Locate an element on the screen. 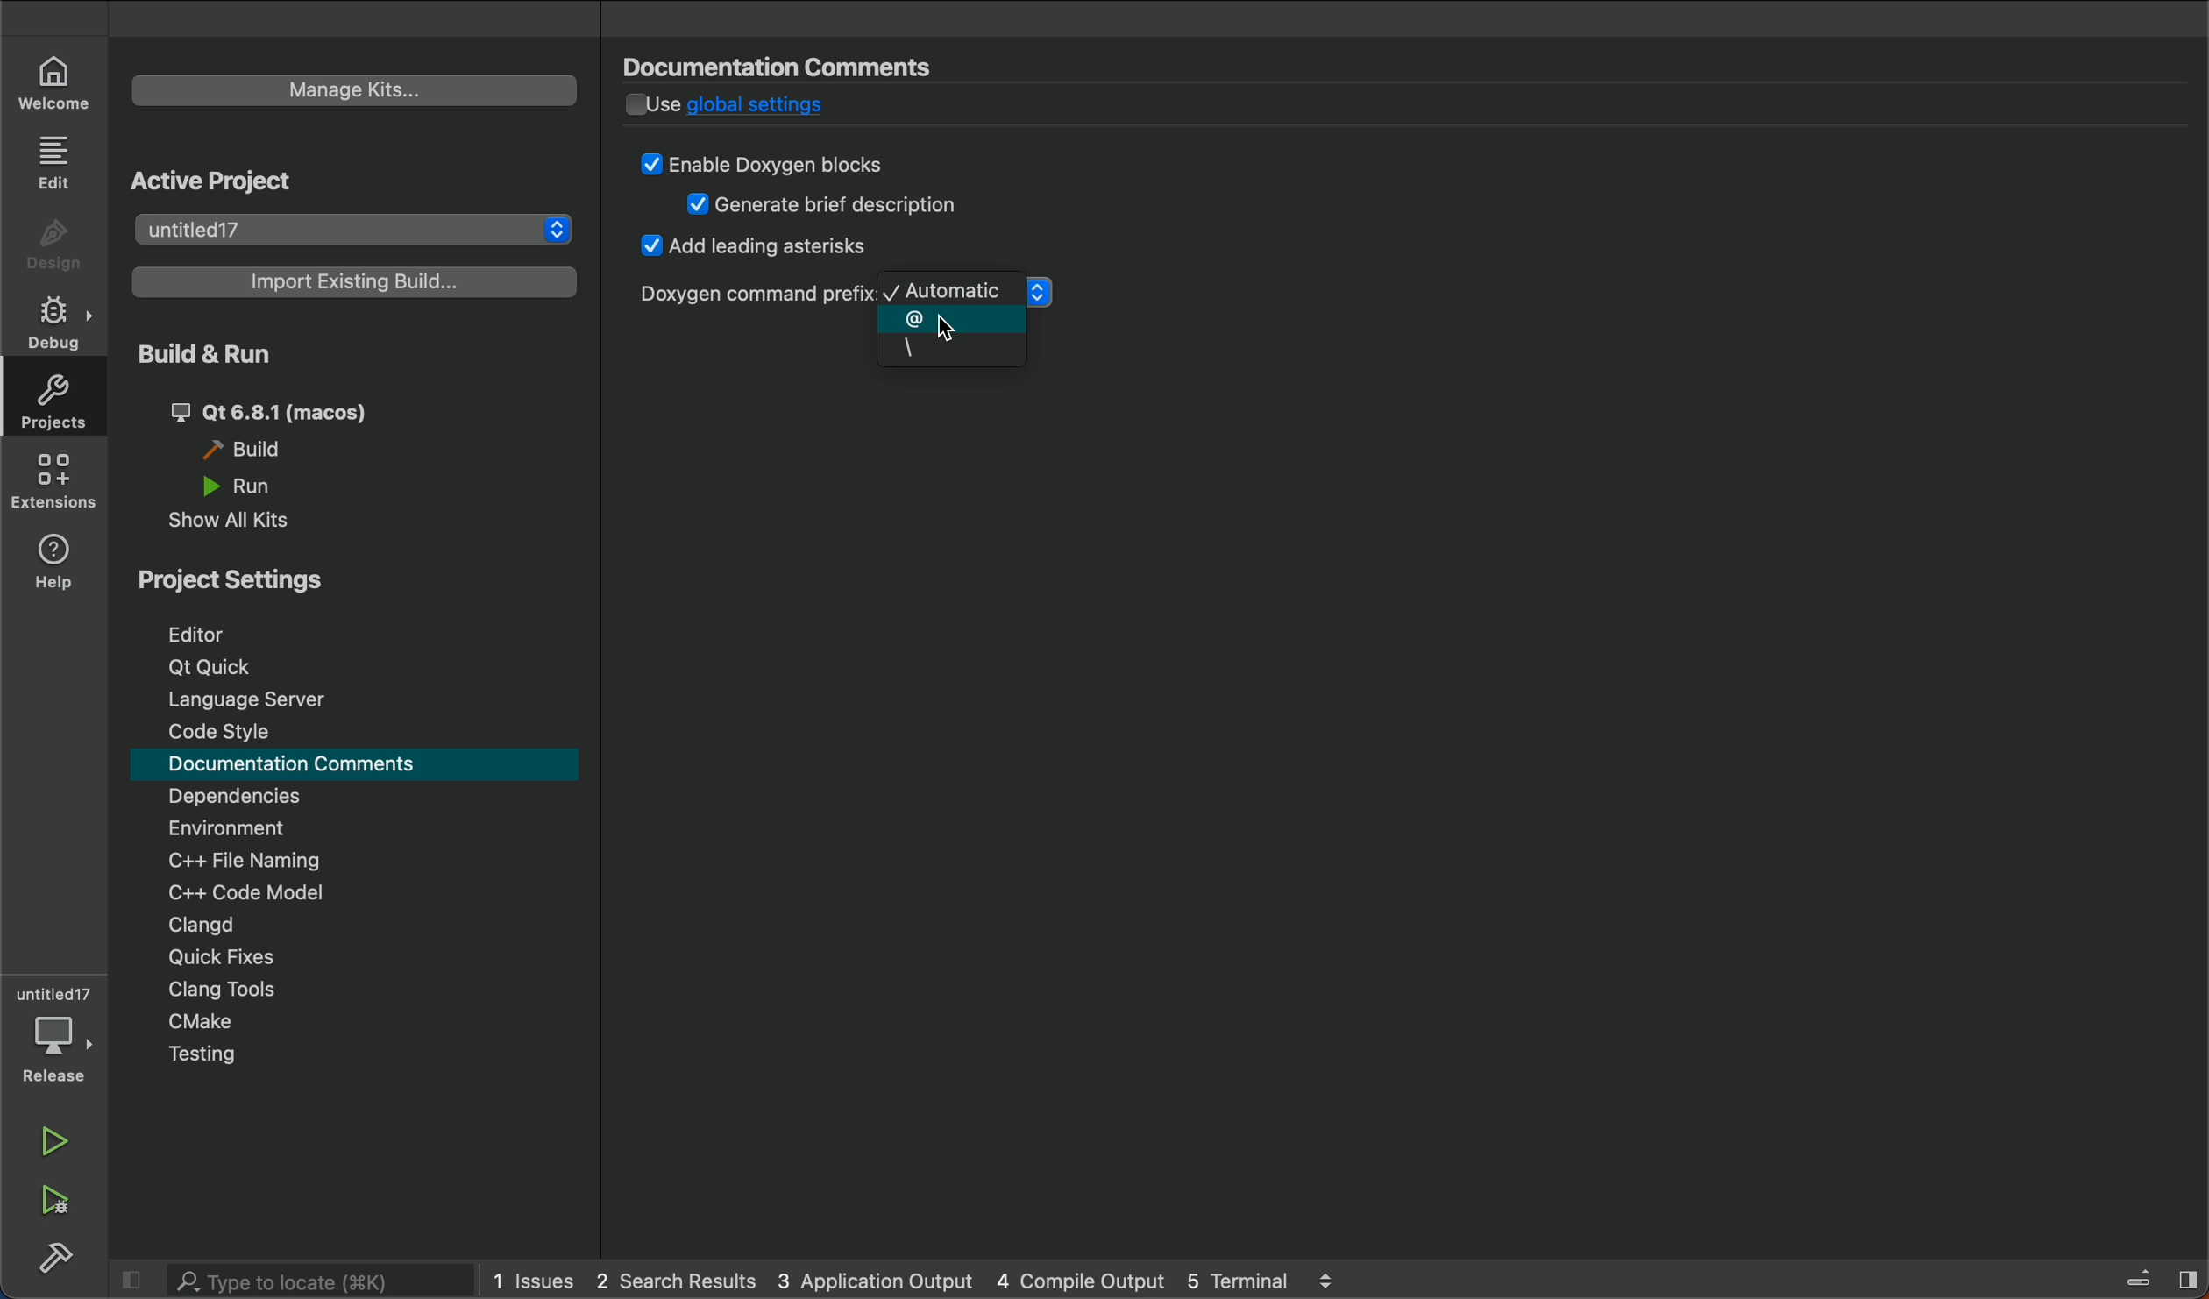  t quick is located at coordinates (213, 669).